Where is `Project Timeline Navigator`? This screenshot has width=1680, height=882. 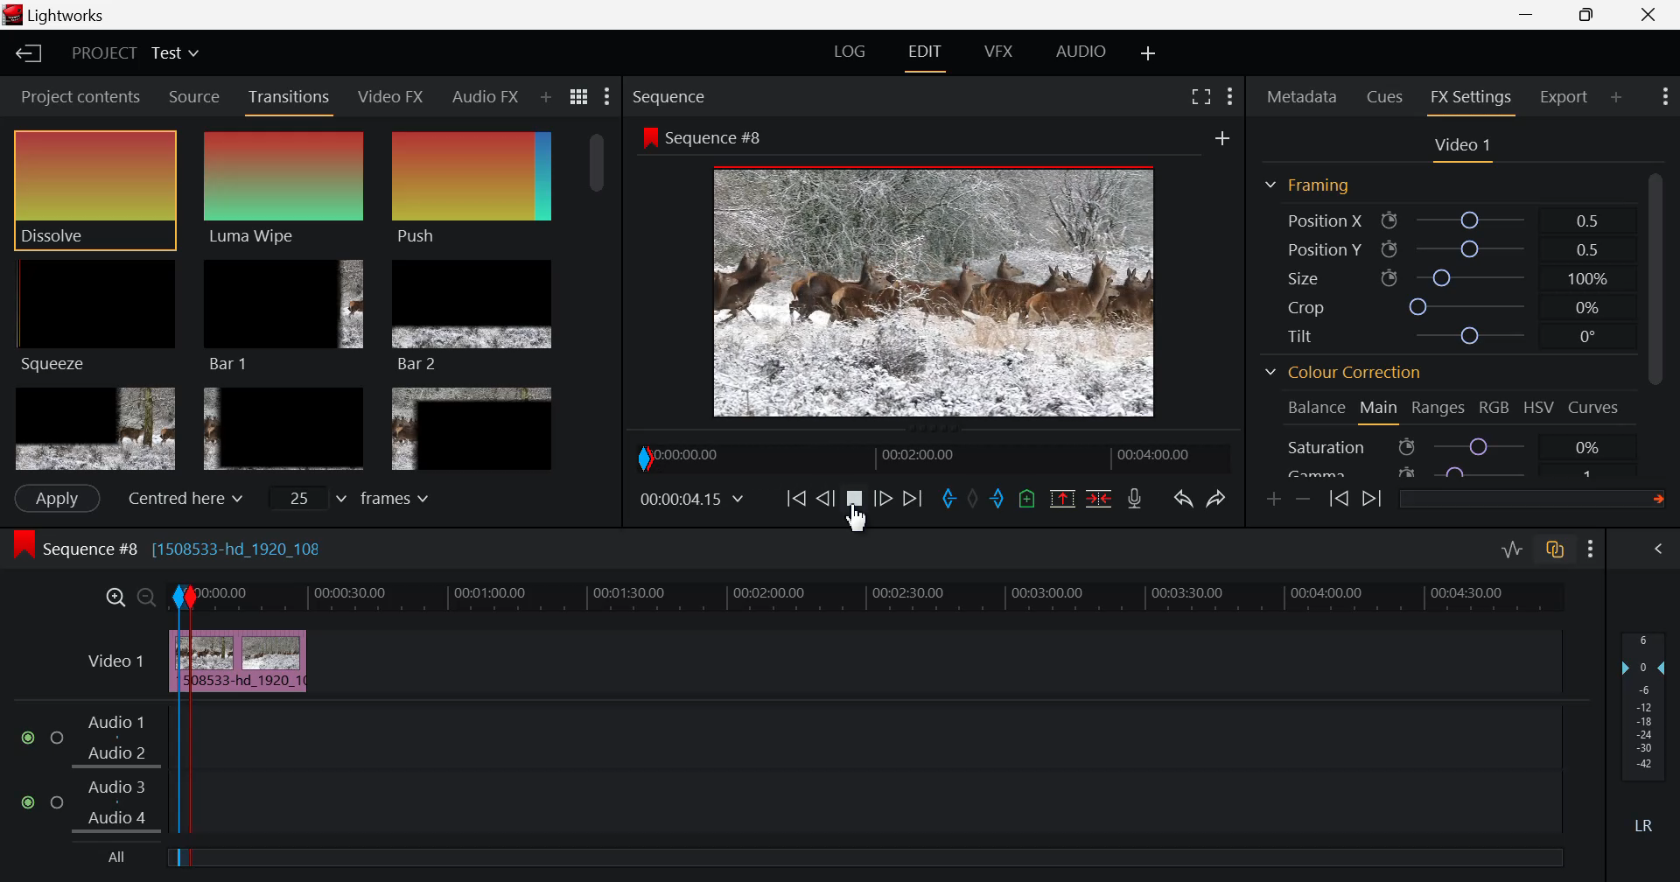 Project Timeline Navigator is located at coordinates (931, 458).